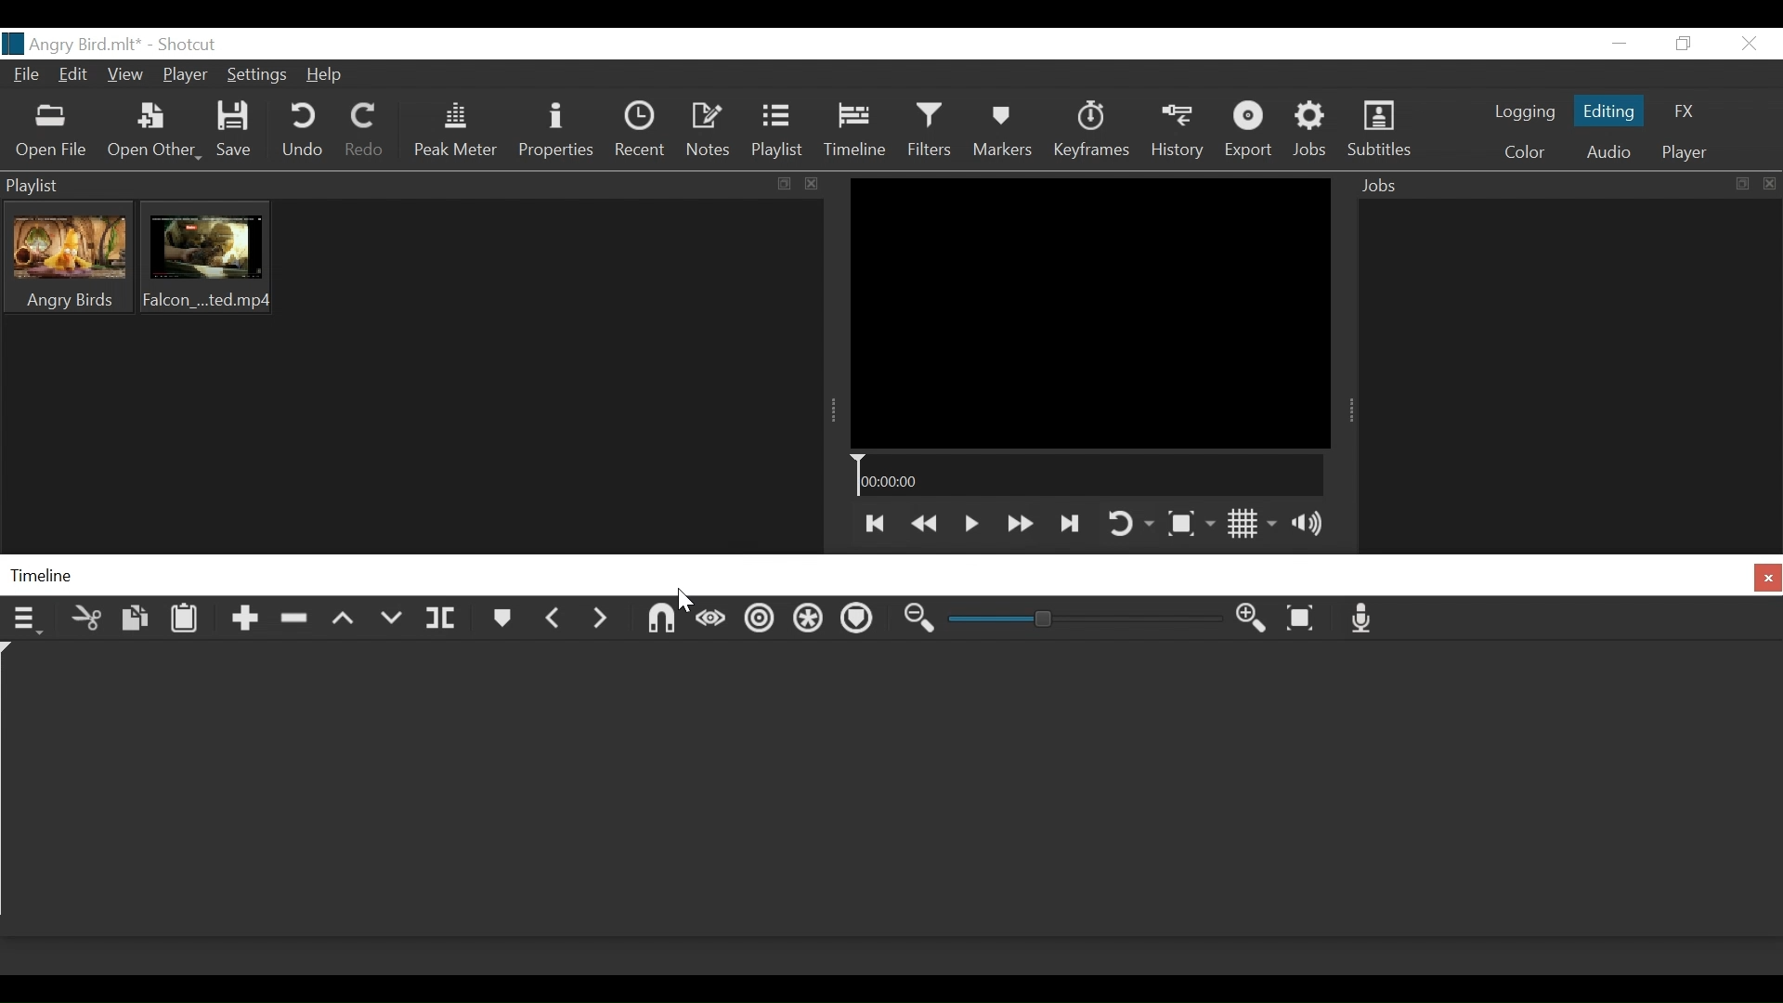  What do you see at coordinates (239, 130) in the screenshot?
I see `Save` at bounding box center [239, 130].